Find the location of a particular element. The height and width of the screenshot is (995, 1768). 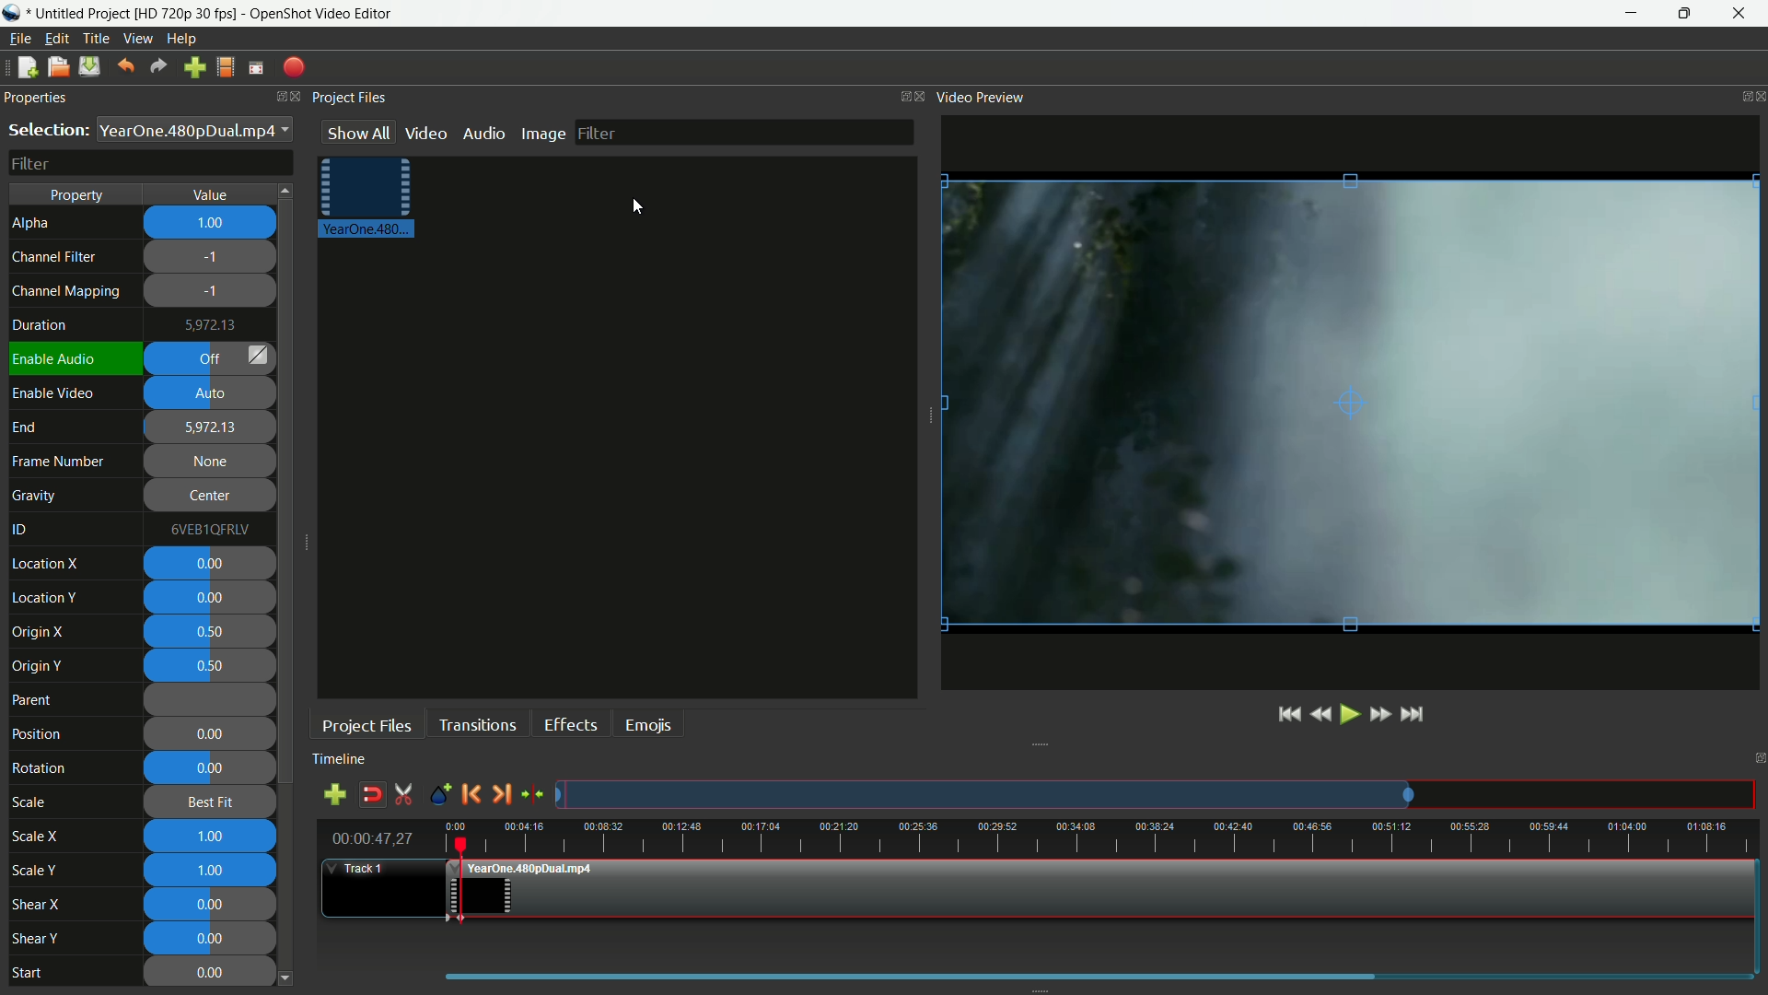

emojis is located at coordinates (646, 723).